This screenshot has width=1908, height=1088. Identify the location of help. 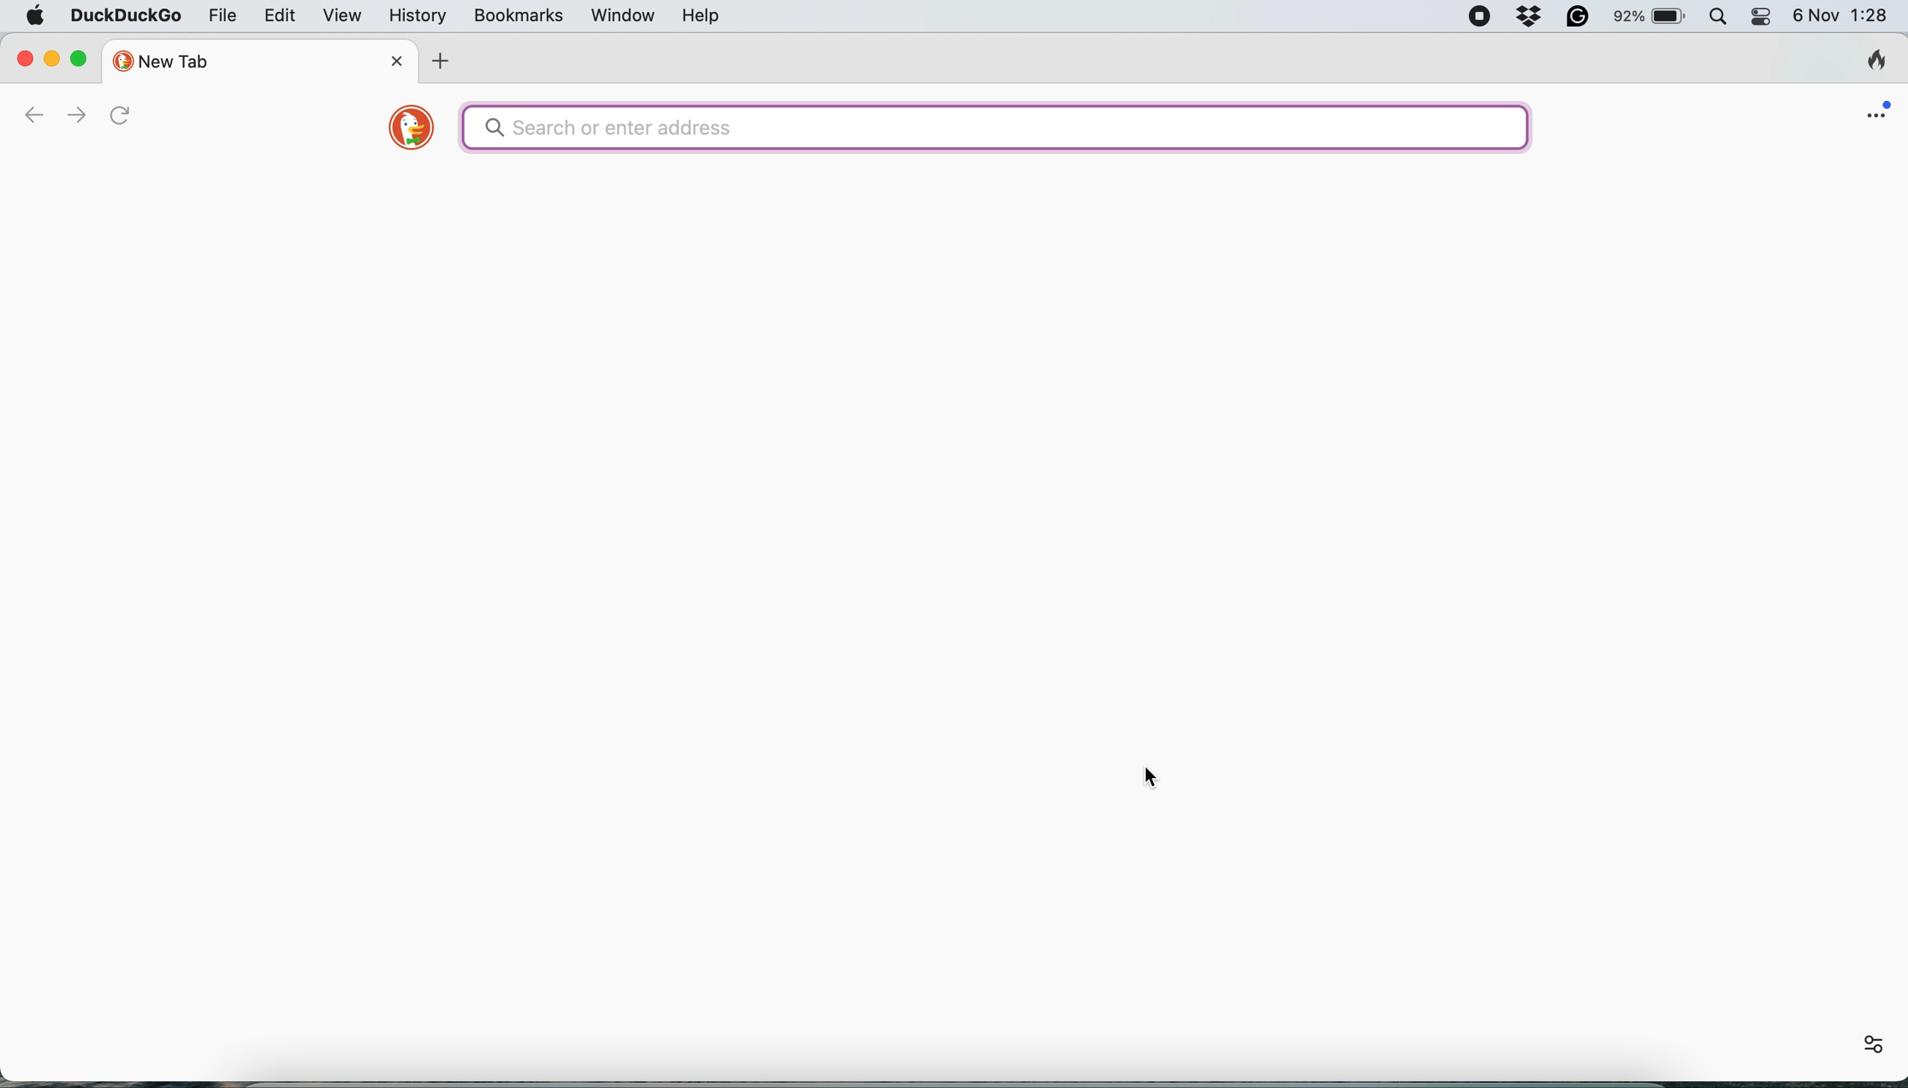
(704, 16).